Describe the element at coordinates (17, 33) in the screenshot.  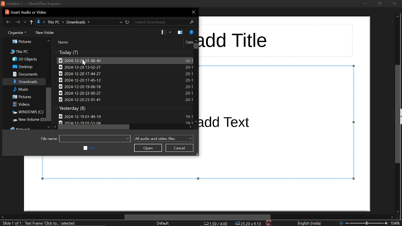
I see `organize ` at that location.